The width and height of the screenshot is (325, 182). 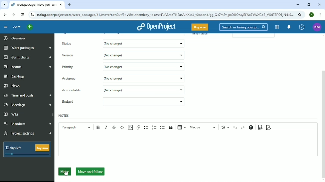 What do you see at coordinates (76, 128) in the screenshot?
I see `Paragraph` at bounding box center [76, 128].